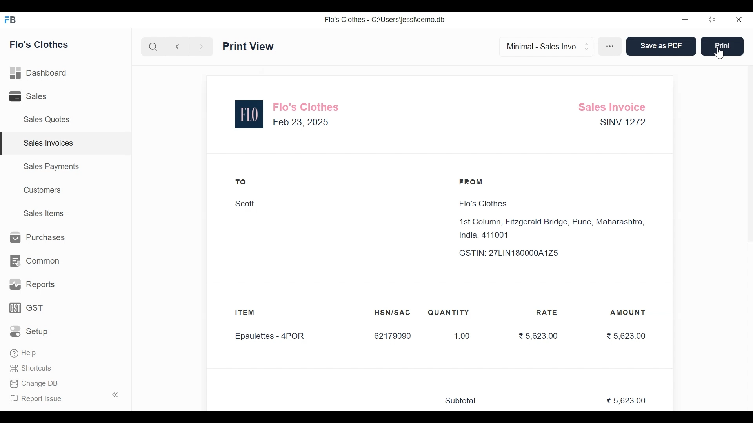 The image size is (753, 423). What do you see at coordinates (11, 20) in the screenshot?
I see `Frappe Books Desktop Icon` at bounding box center [11, 20].